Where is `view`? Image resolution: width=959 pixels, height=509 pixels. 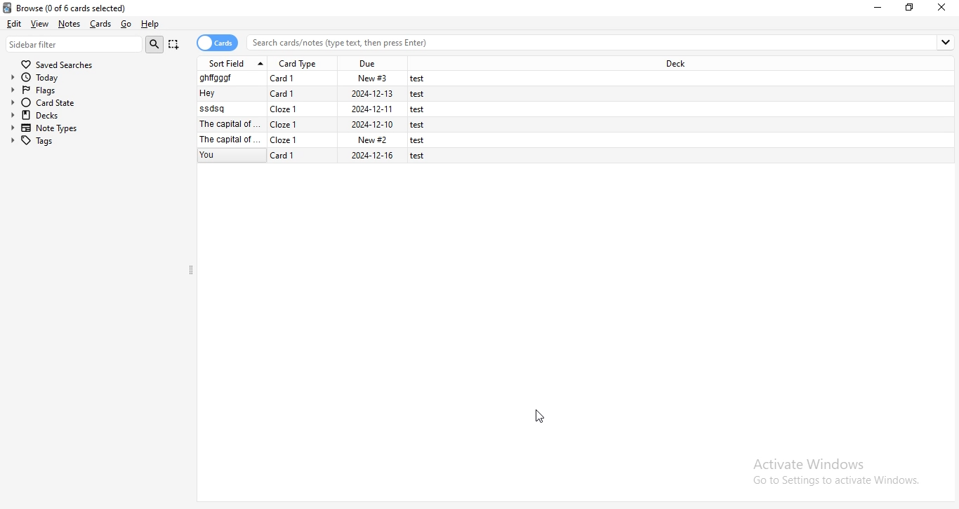
view is located at coordinates (40, 23).